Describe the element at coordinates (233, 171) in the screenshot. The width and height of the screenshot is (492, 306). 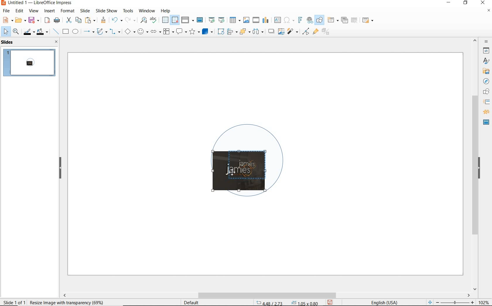
I see `Cursor` at that location.